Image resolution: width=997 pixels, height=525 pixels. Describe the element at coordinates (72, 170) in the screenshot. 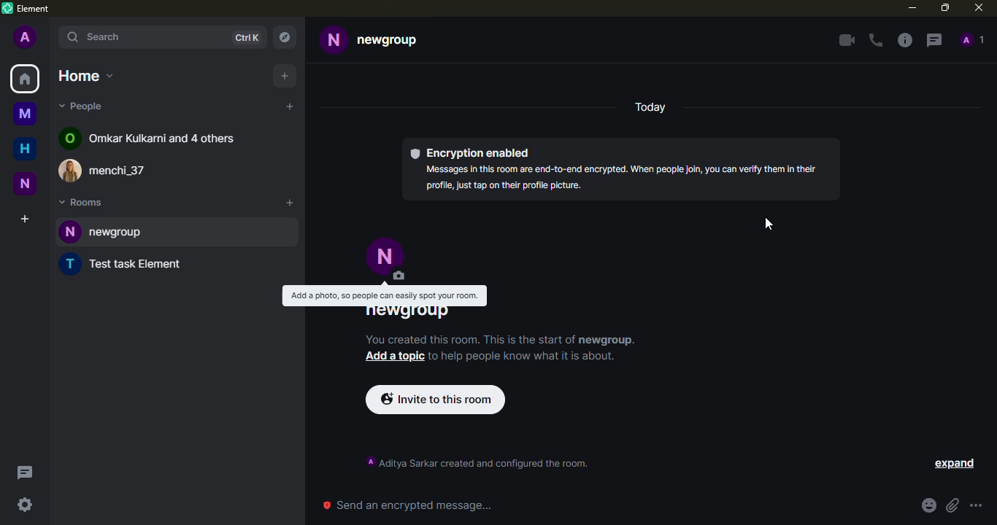

I see `Profile image` at that location.